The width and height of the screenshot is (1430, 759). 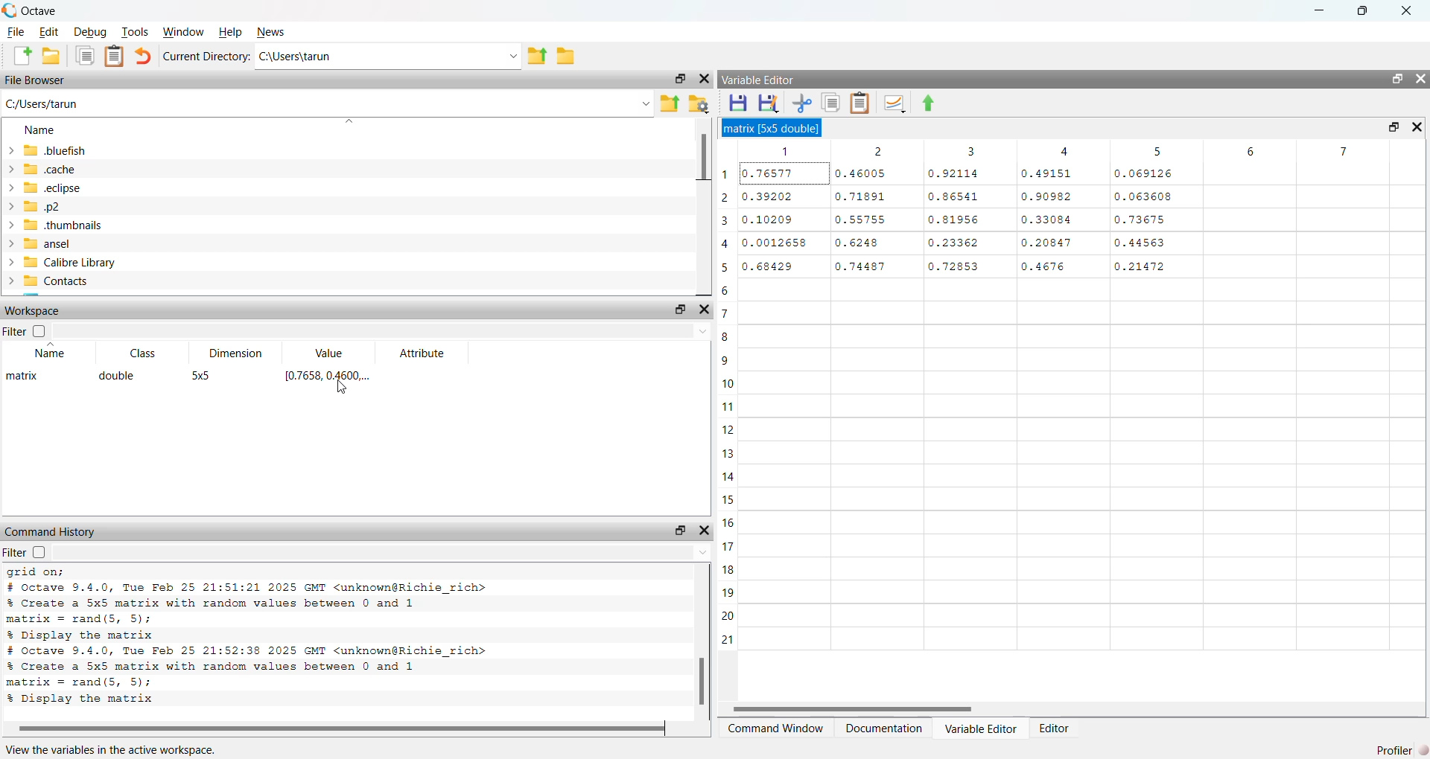 I want to click on export, so click(x=669, y=103).